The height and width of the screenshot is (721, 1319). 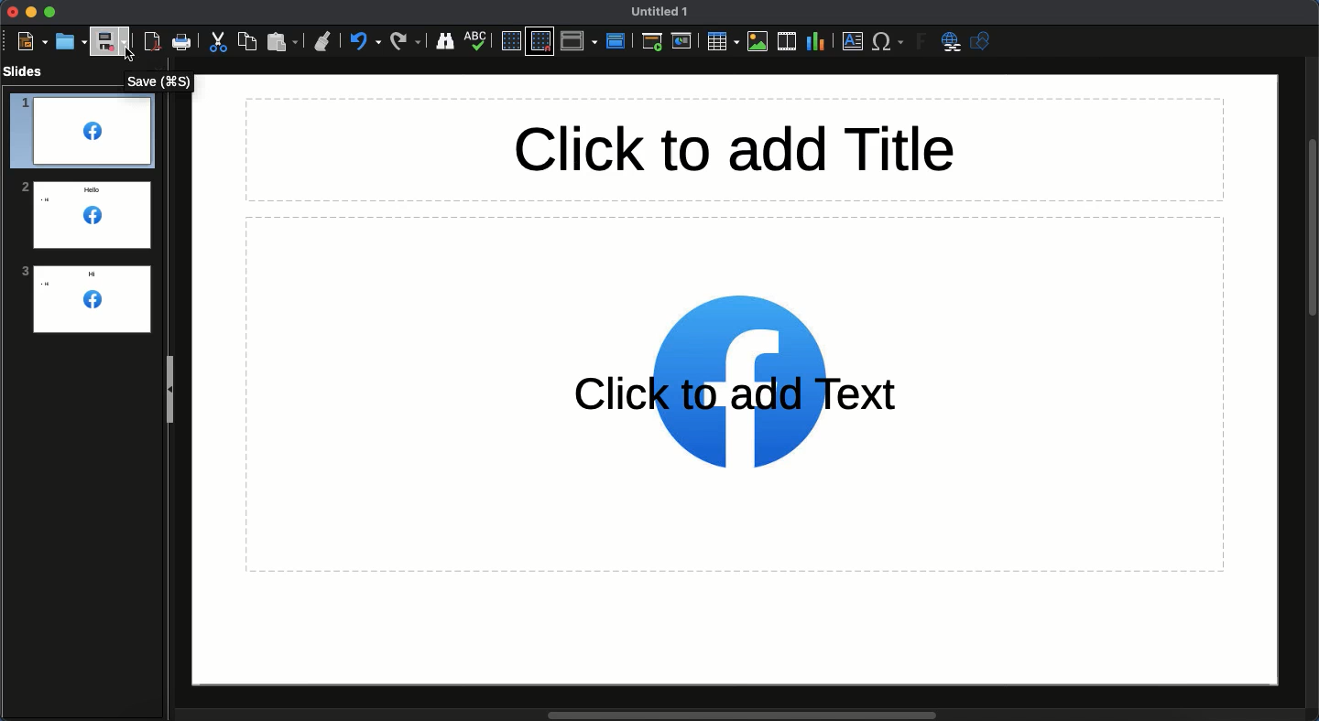 What do you see at coordinates (984, 41) in the screenshot?
I see `Shapres` at bounding box center [984, 41].